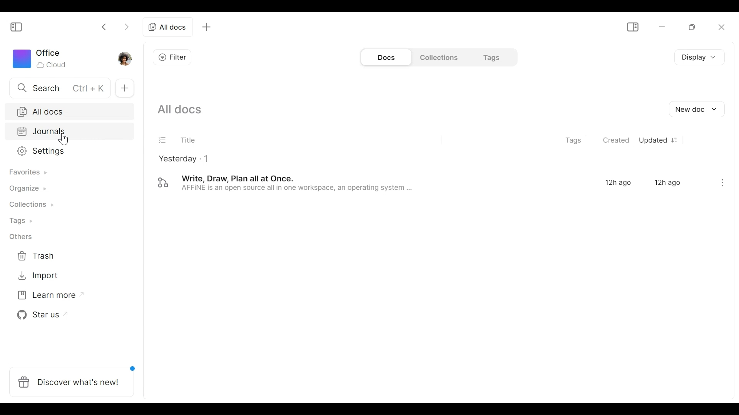  What do you see at coordinates (387, 57) in the screenshot?
I see `Documents` at bounding box center [387, 57].